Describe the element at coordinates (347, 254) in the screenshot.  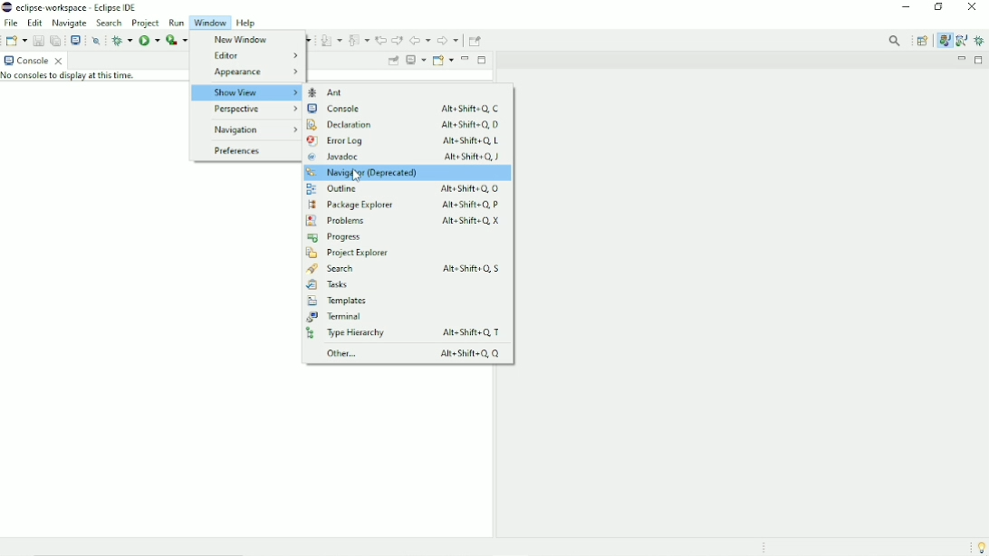
I see `Project Explorer` at that location.